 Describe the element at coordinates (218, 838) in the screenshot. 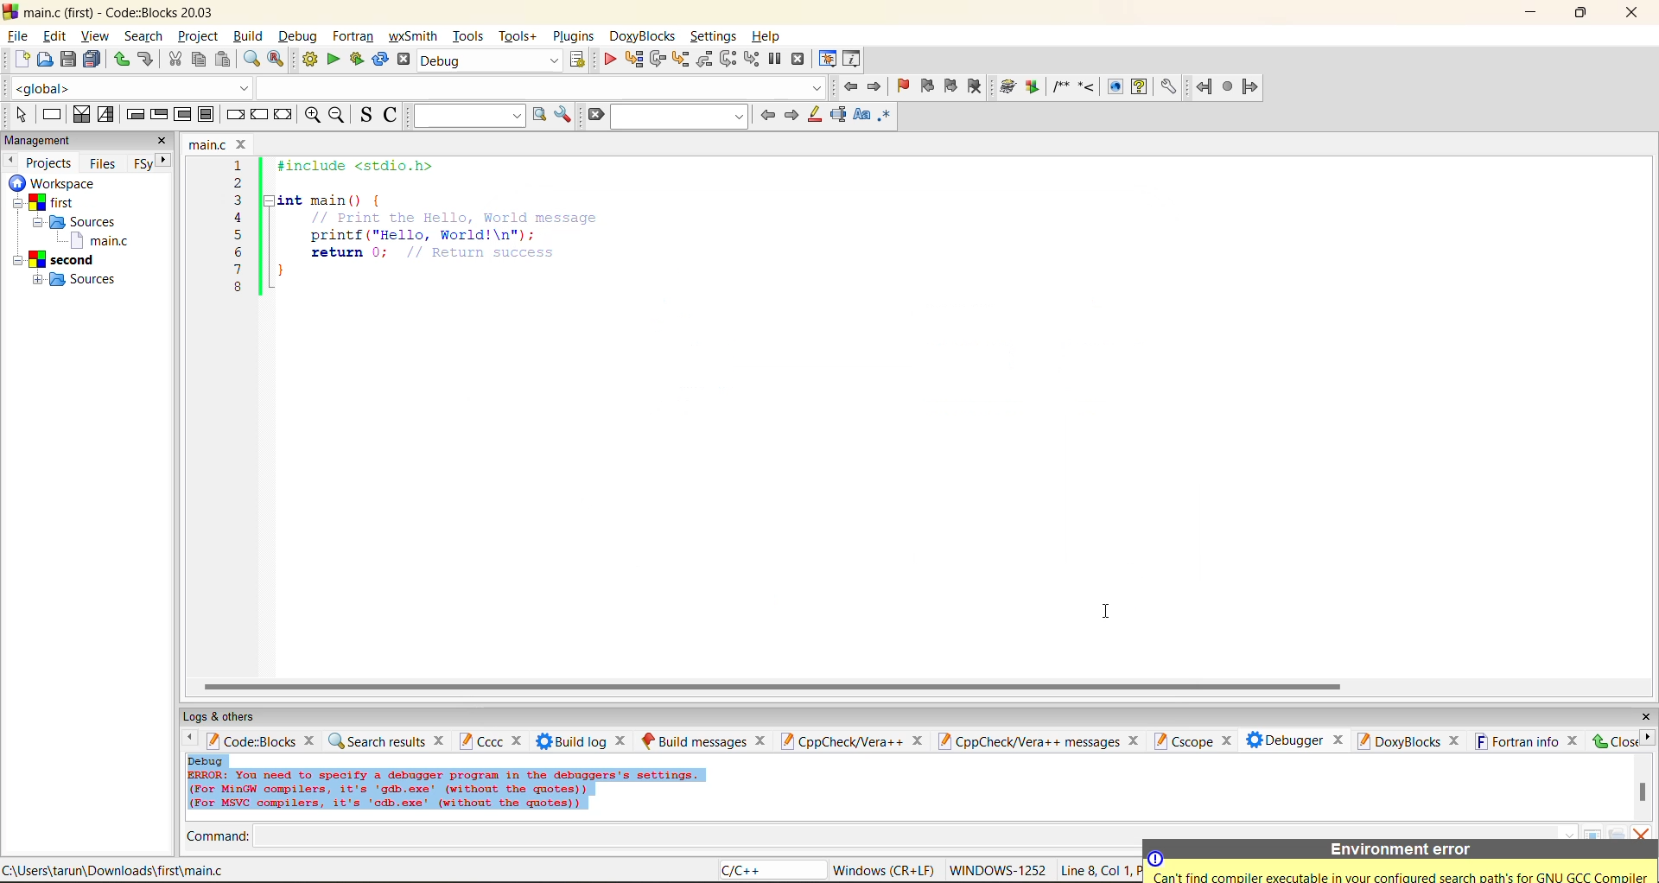

I see `command` at that location.